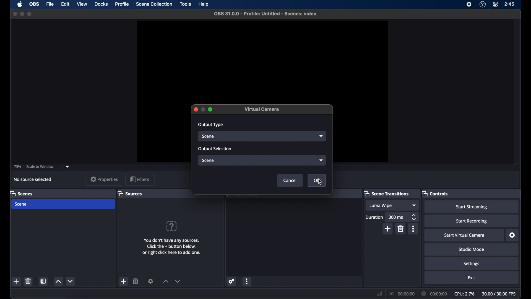 This screenshot has height=299, width=531. I want to click on cursor, so click(320, 182).